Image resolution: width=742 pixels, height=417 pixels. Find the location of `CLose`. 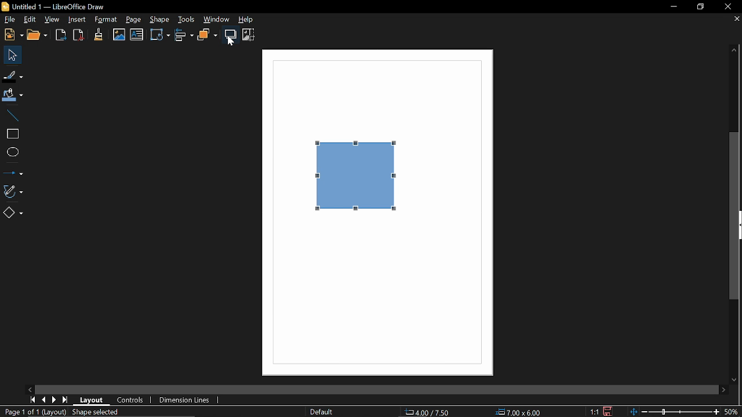

CLose is located at coordinates (728, 7).